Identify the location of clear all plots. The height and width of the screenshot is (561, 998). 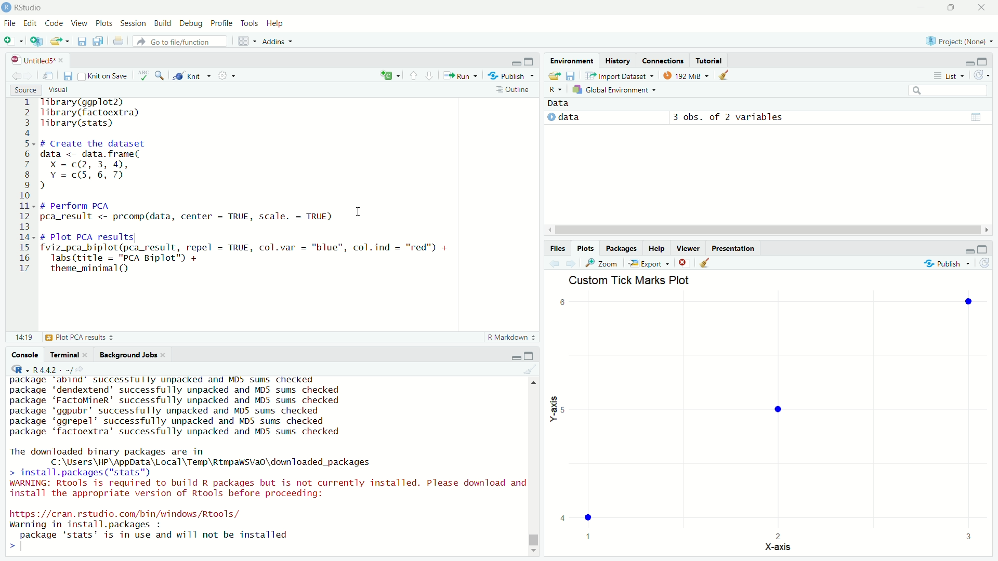
(705, 262).